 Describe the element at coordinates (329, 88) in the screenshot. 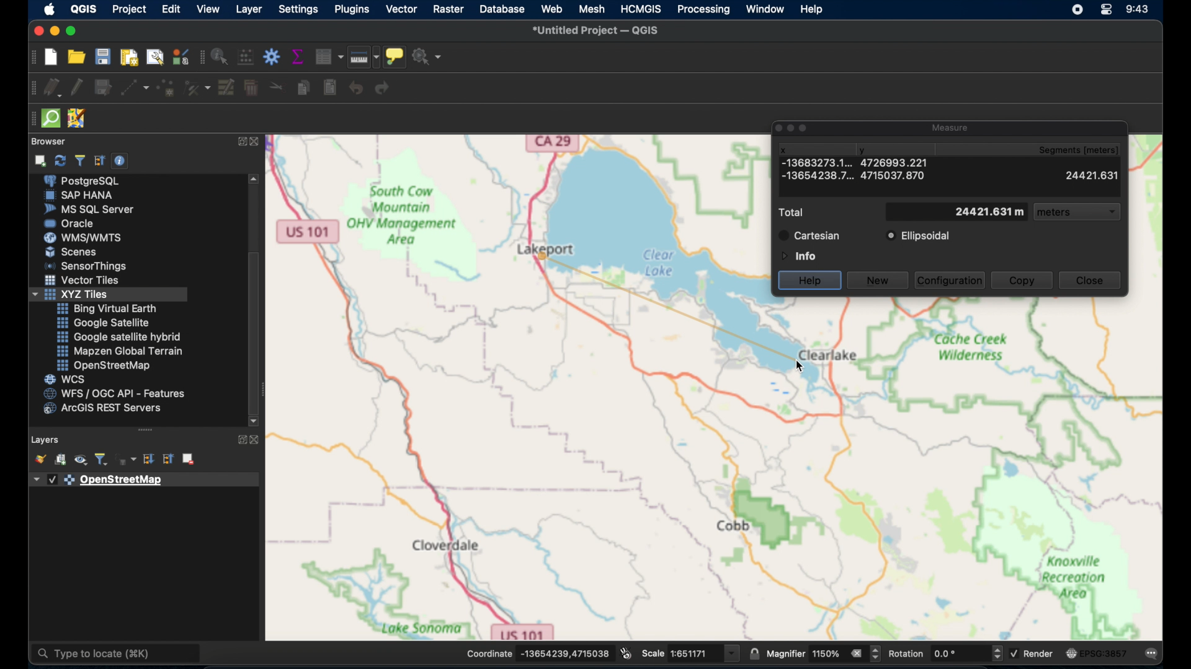

I see `paste features` at that location.